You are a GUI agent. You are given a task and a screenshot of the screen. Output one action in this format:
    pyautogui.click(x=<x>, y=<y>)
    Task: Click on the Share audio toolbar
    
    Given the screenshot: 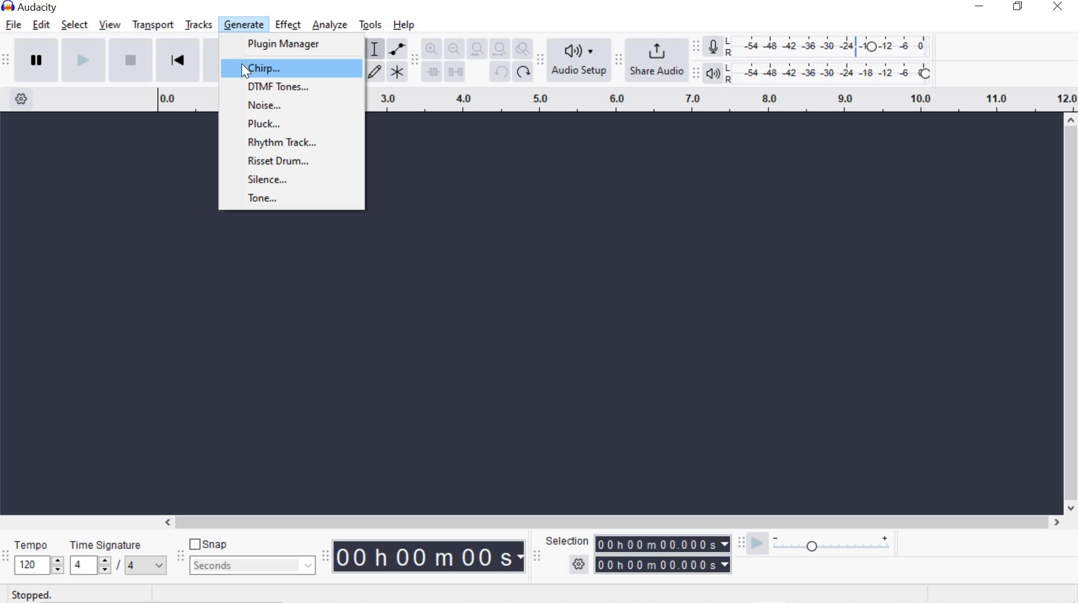 What is the action you would take?
    pyautogui.click(x=617, y=60)
    